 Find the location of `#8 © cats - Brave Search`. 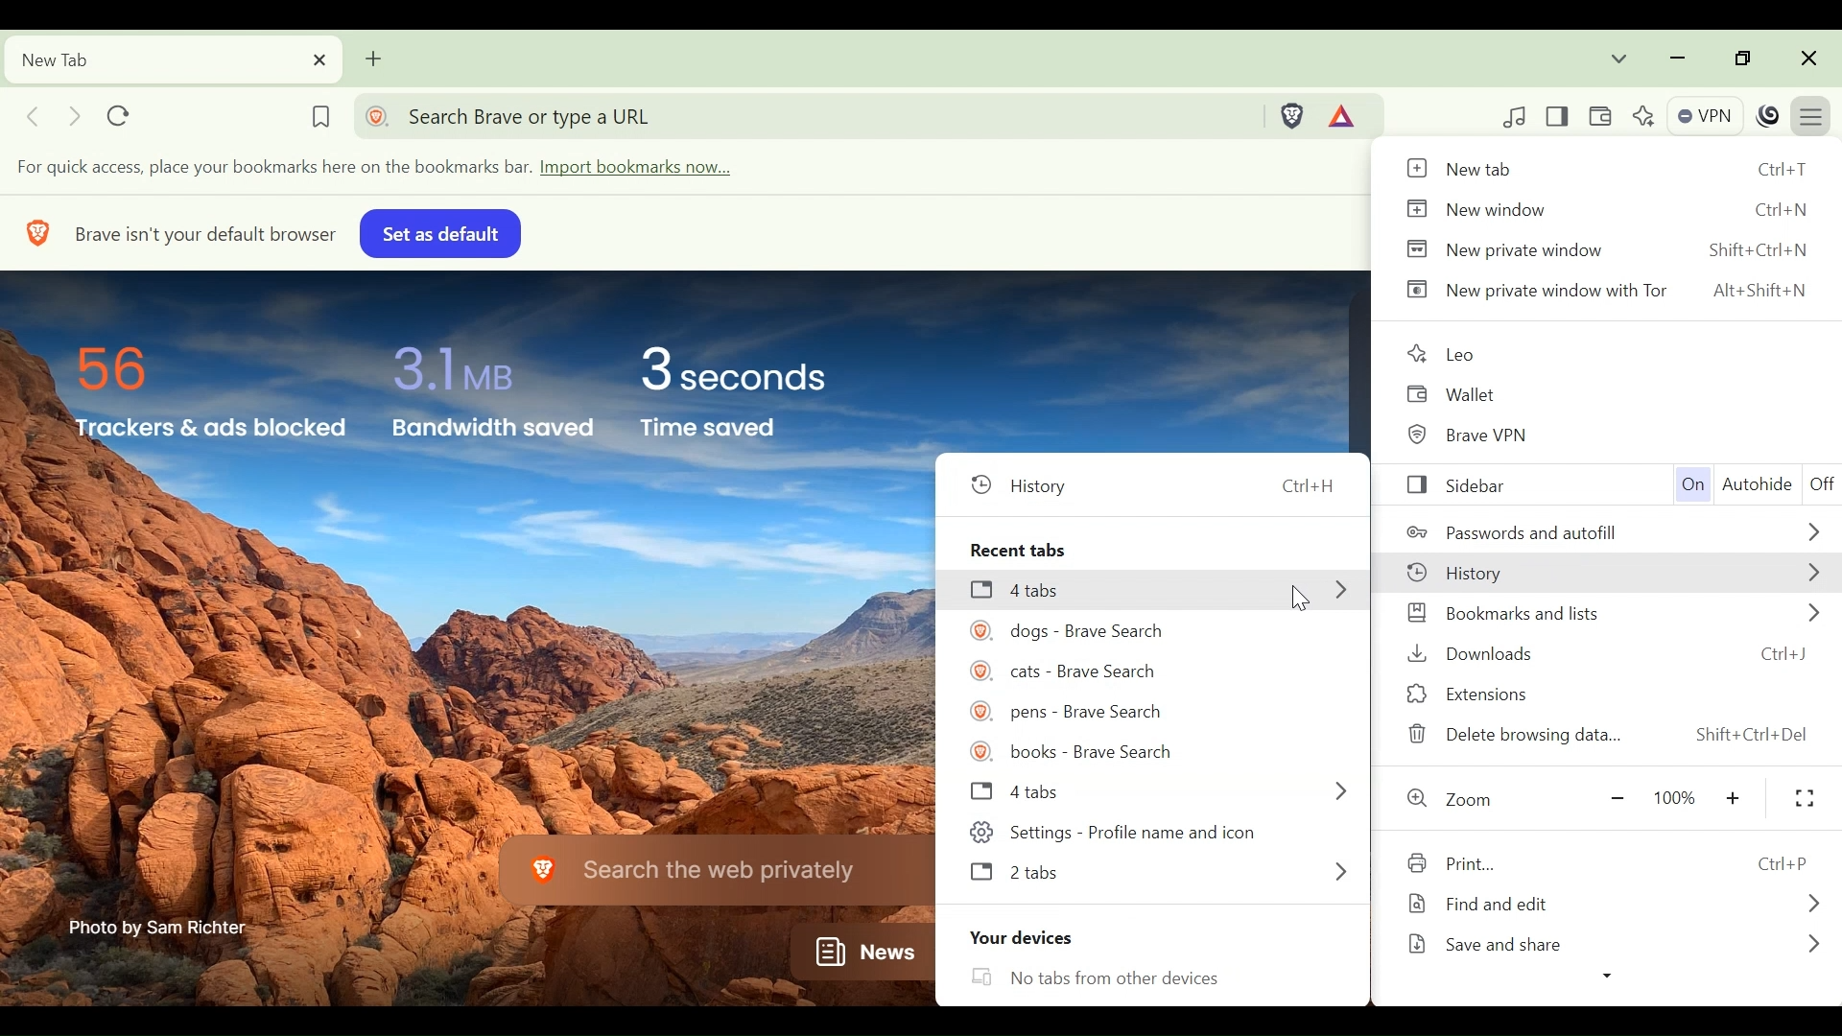

#8 © cats - Brave Search is located at coordinates (1070, 671).